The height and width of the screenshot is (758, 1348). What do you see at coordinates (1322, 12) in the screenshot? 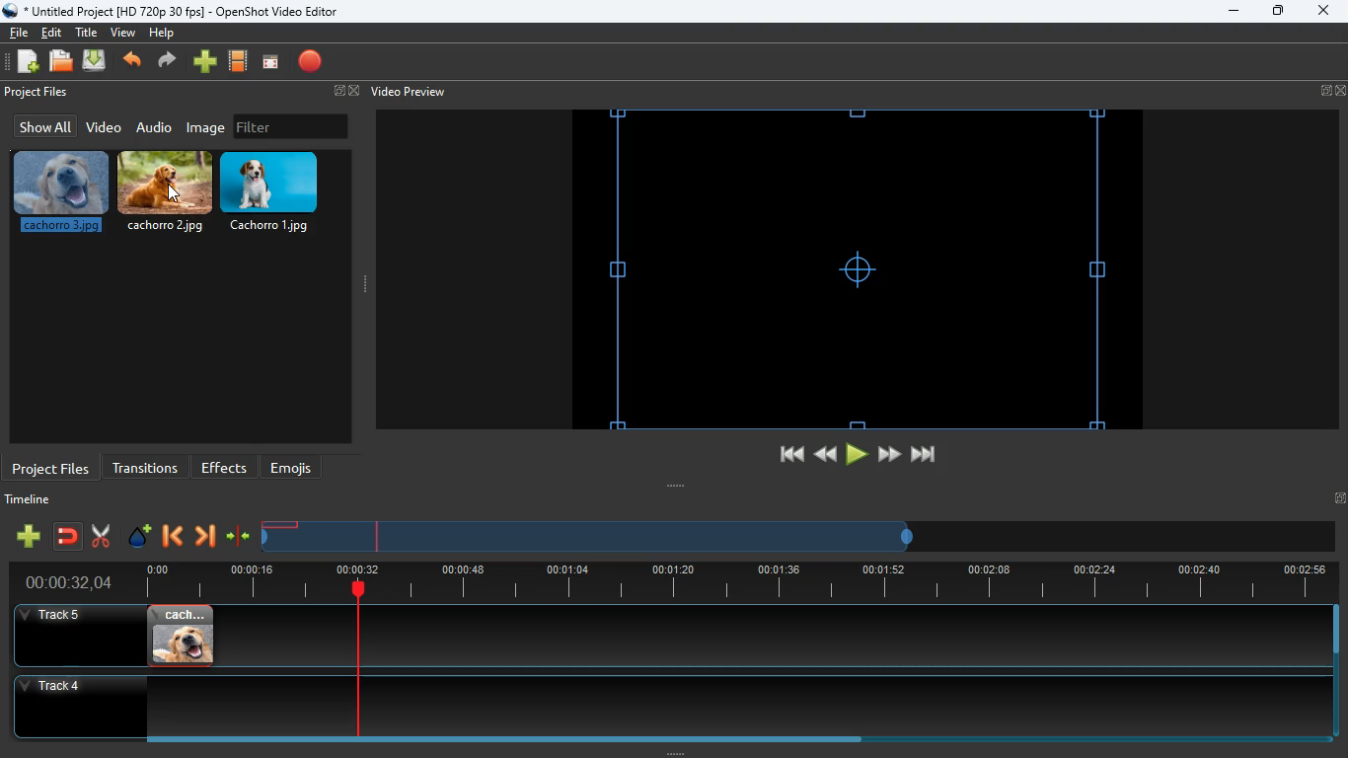
I see `close` at bounding box center [1322, 12].